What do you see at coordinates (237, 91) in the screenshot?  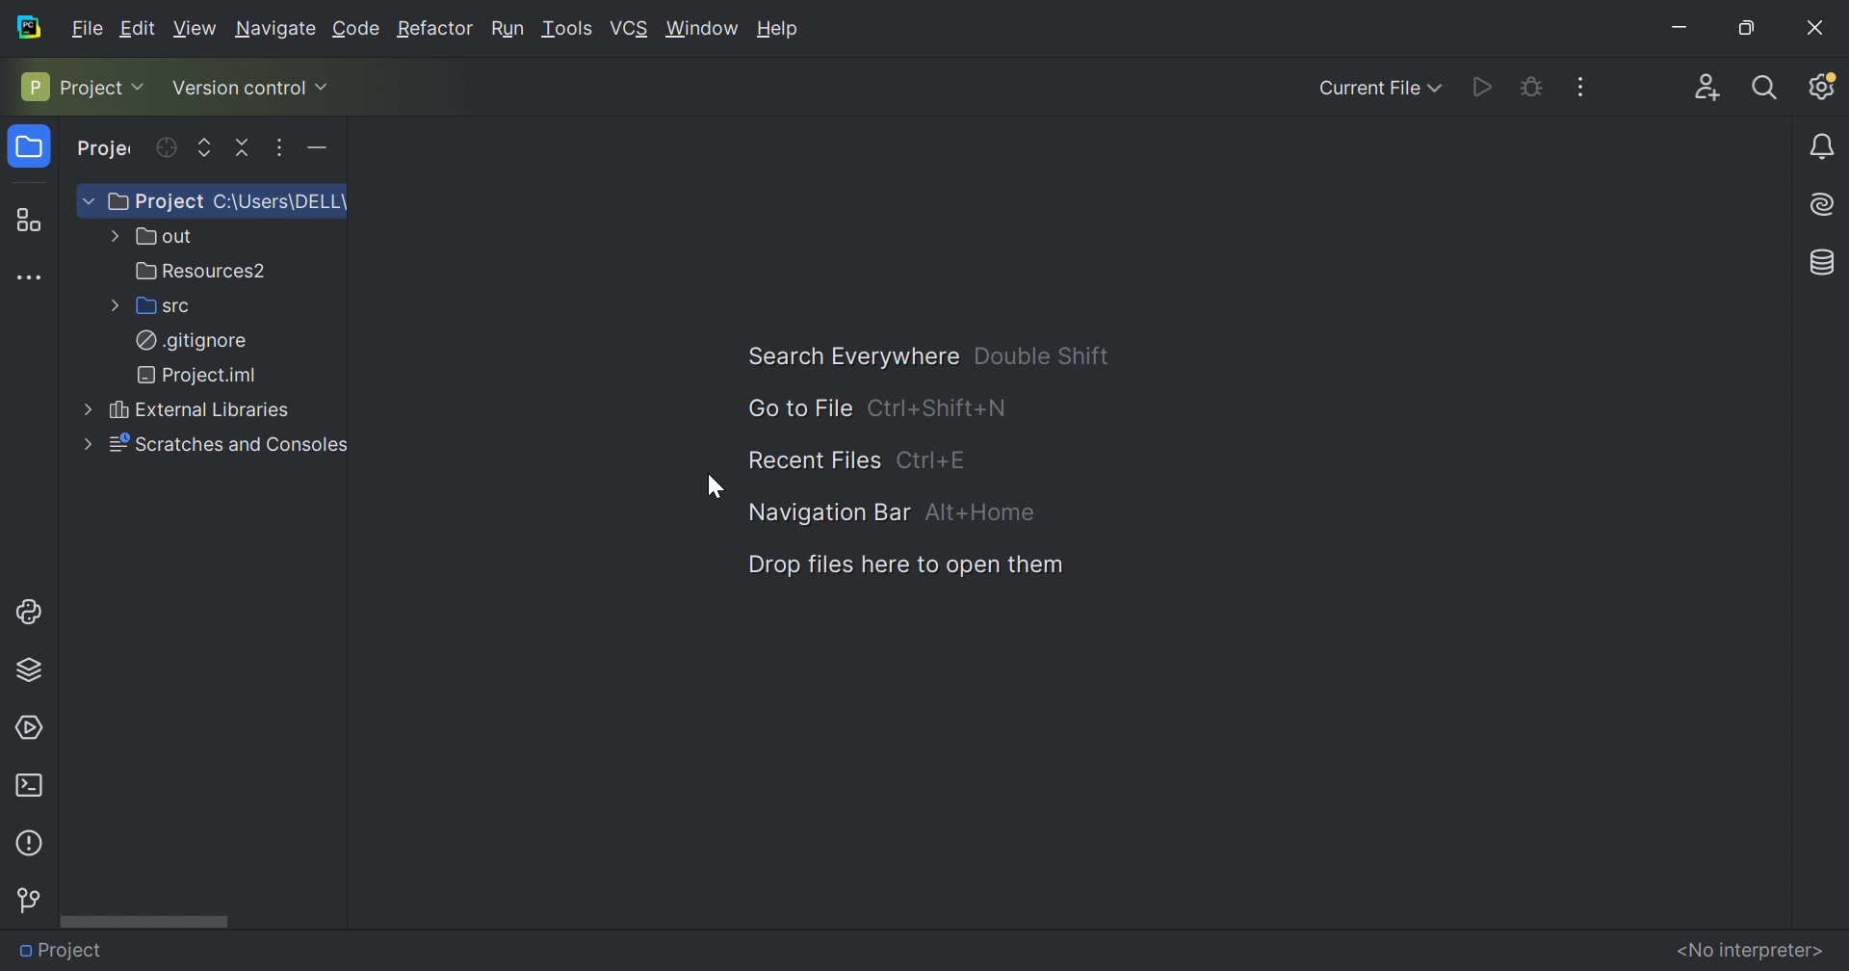 I see `Version control` at bounding box center [237, 91].